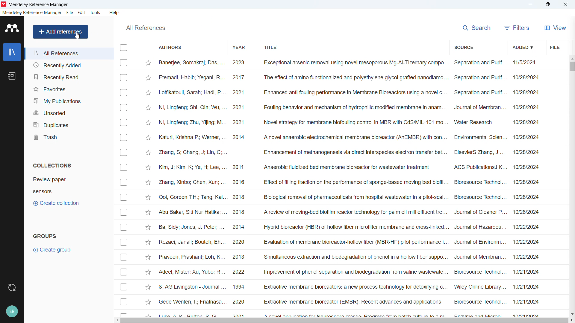 Image resolution: width=575 pixels, height=323 pixels. What do you see at coordinates (239, 187) in the screenshot?
I see `Year of publication of individual entries ` at bounding box center [239, 187].